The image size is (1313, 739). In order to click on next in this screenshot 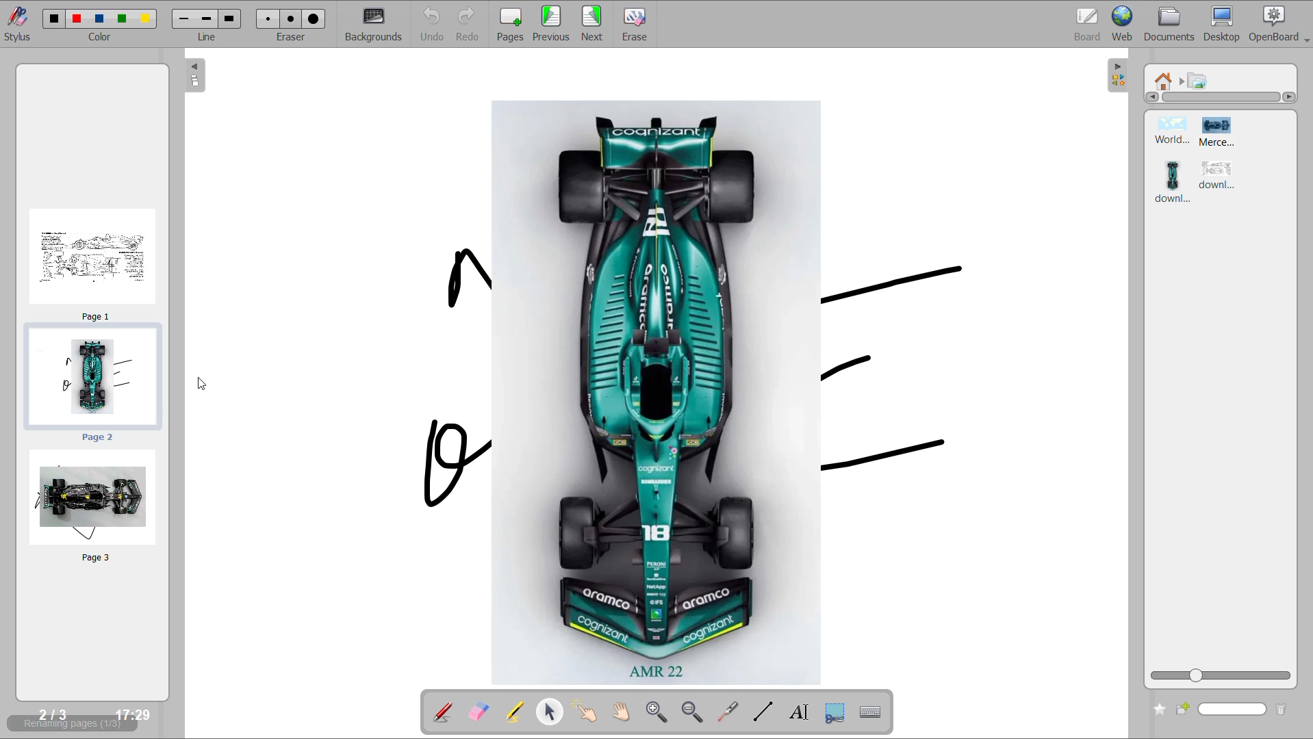, I will do `click(594, 24)`.